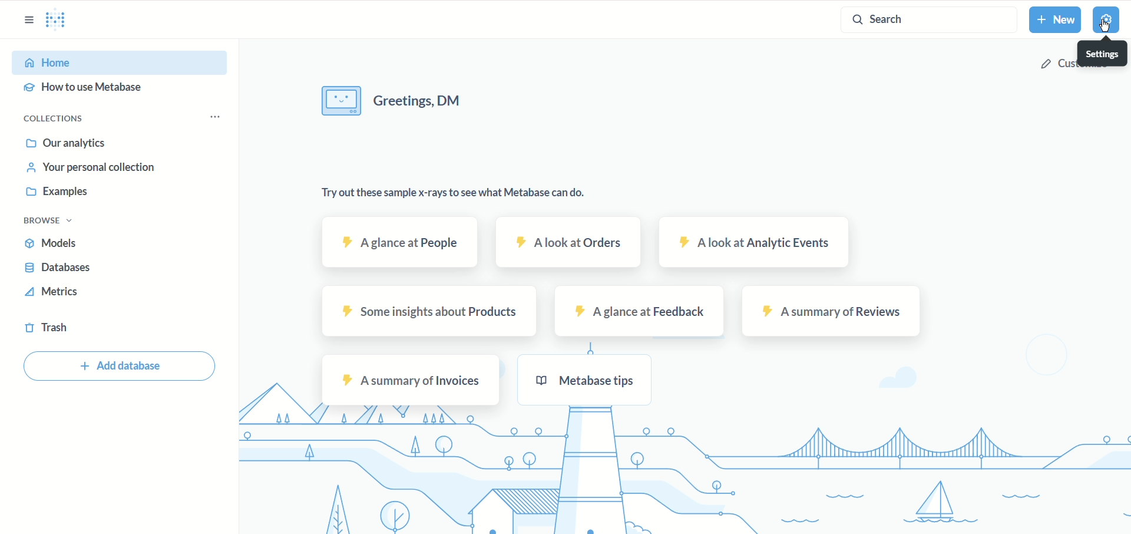  I want to click on a summary of Invoices, so click(411, 381).